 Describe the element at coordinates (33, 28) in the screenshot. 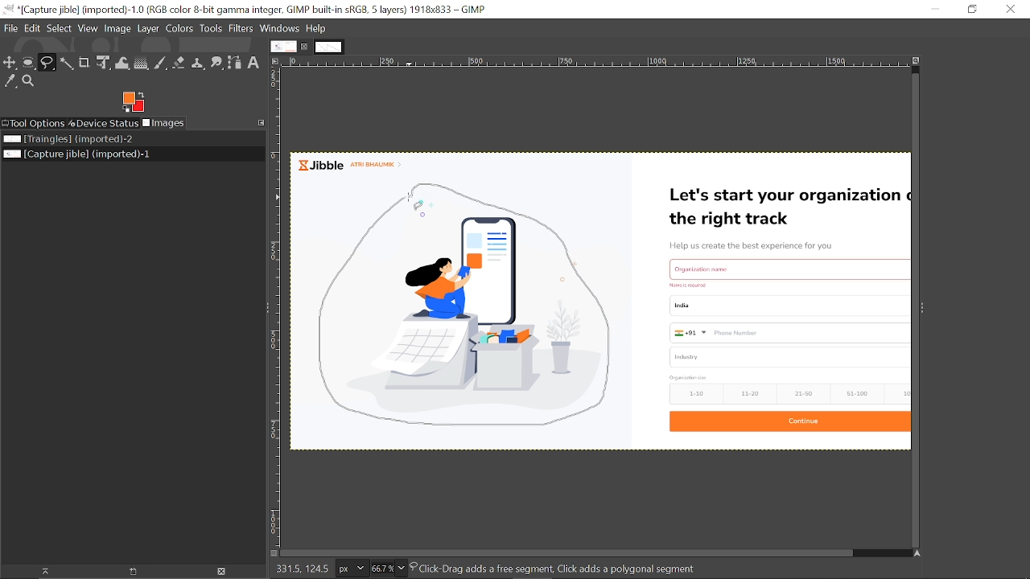

I see `Edit` at that location.